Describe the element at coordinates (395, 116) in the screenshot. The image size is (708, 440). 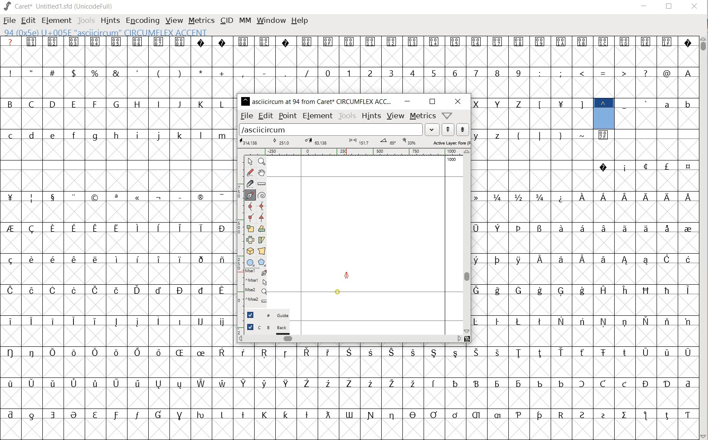
I see `view` at that location.